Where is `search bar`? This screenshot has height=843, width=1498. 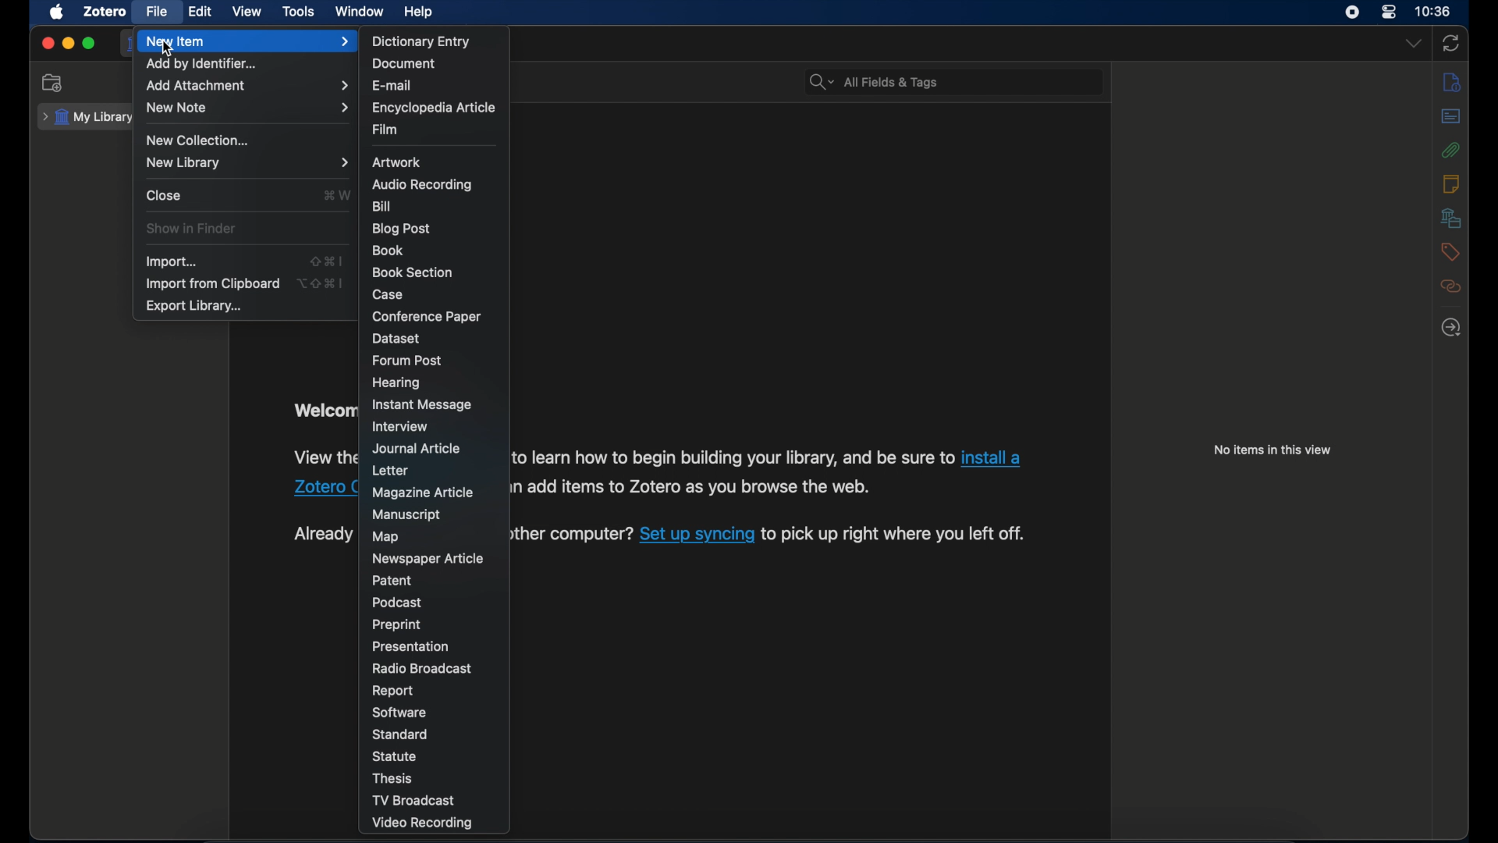 search bar is located at coordinates (872, 81).